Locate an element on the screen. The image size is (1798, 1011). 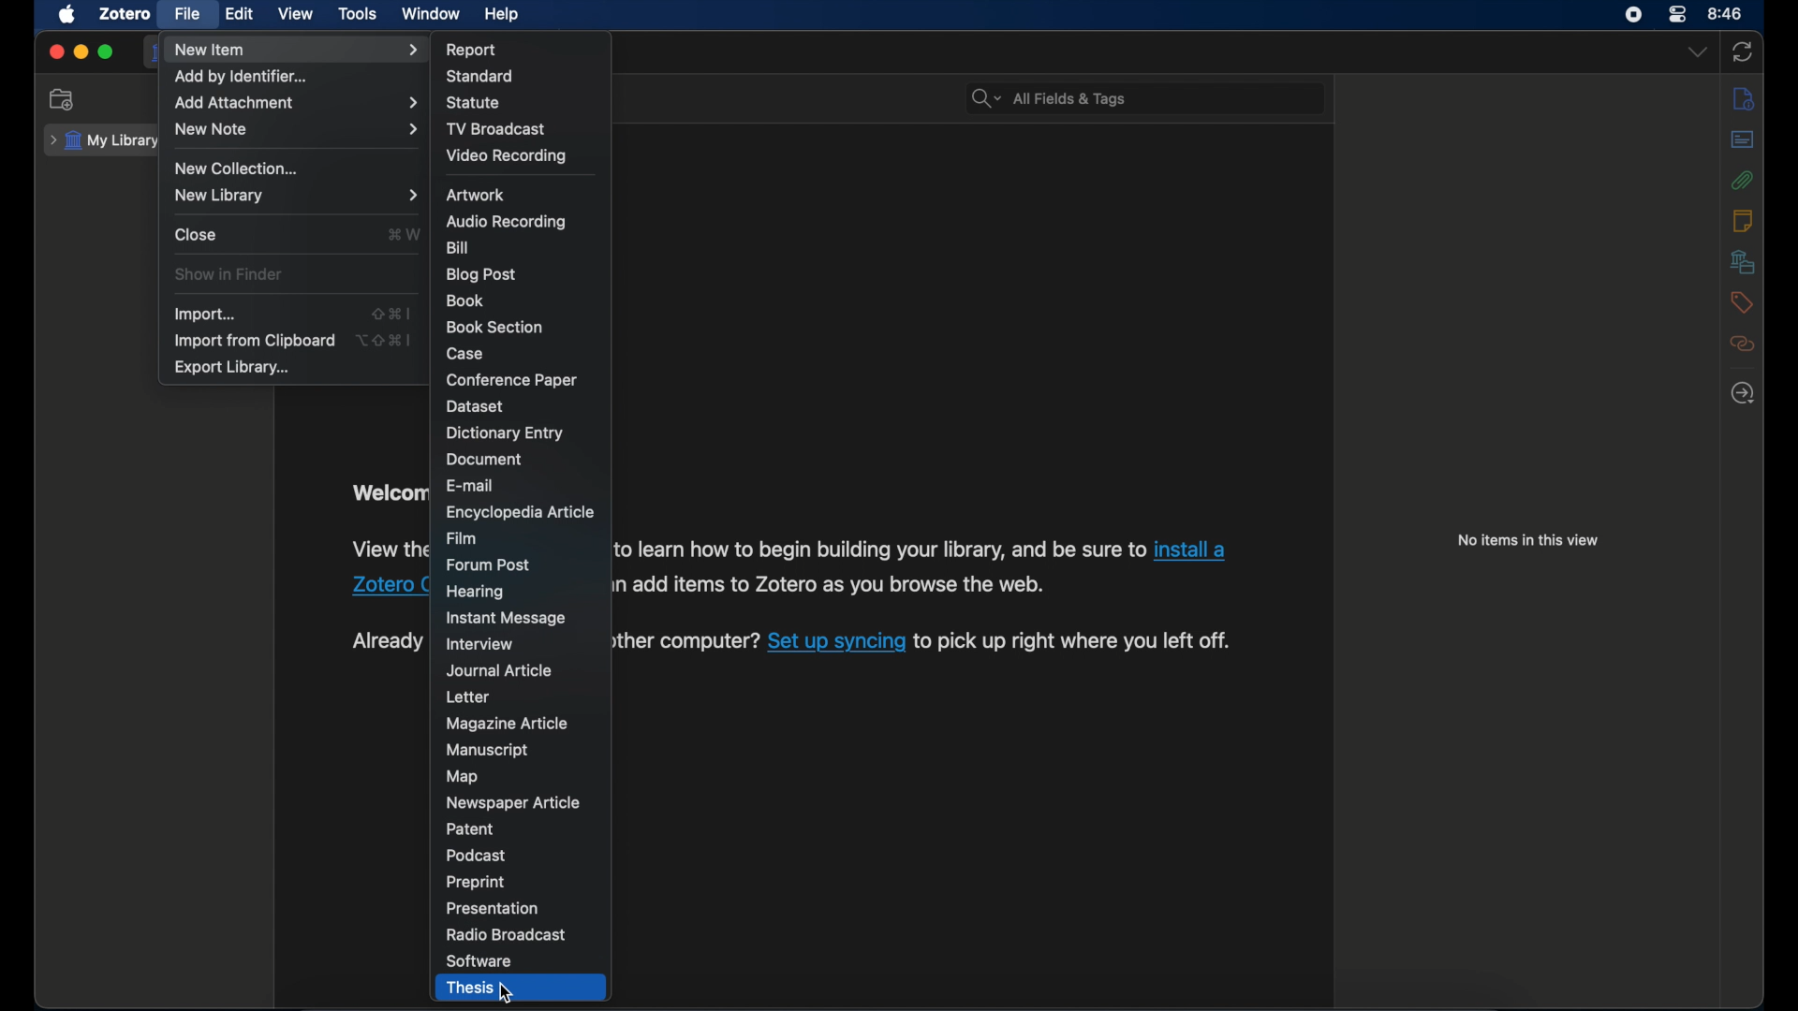
minimize is located at coordinates (81, 52).